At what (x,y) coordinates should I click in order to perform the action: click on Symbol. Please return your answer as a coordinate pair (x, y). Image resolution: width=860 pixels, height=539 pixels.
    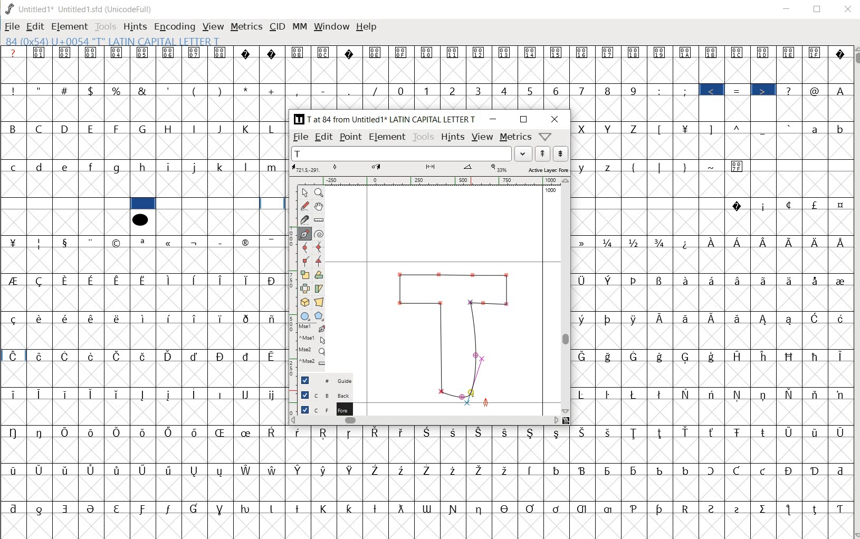
    Looking at the image, I should click on (66, 470).